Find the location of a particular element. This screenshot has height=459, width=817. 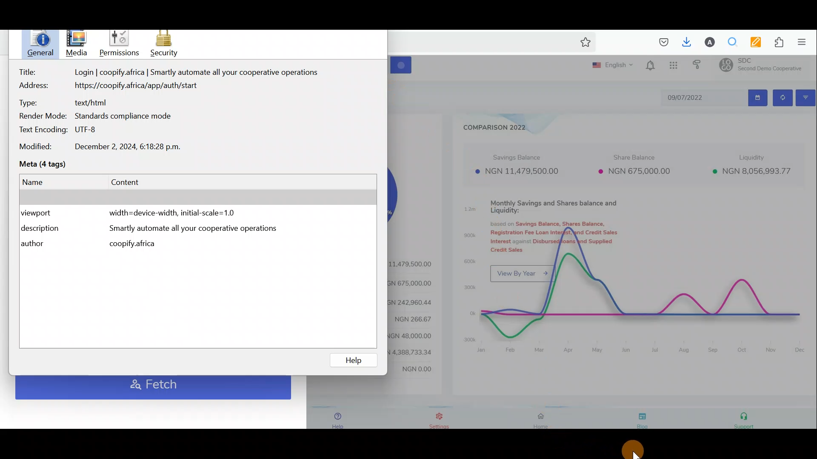

Content is located at coordinates (130, 181).